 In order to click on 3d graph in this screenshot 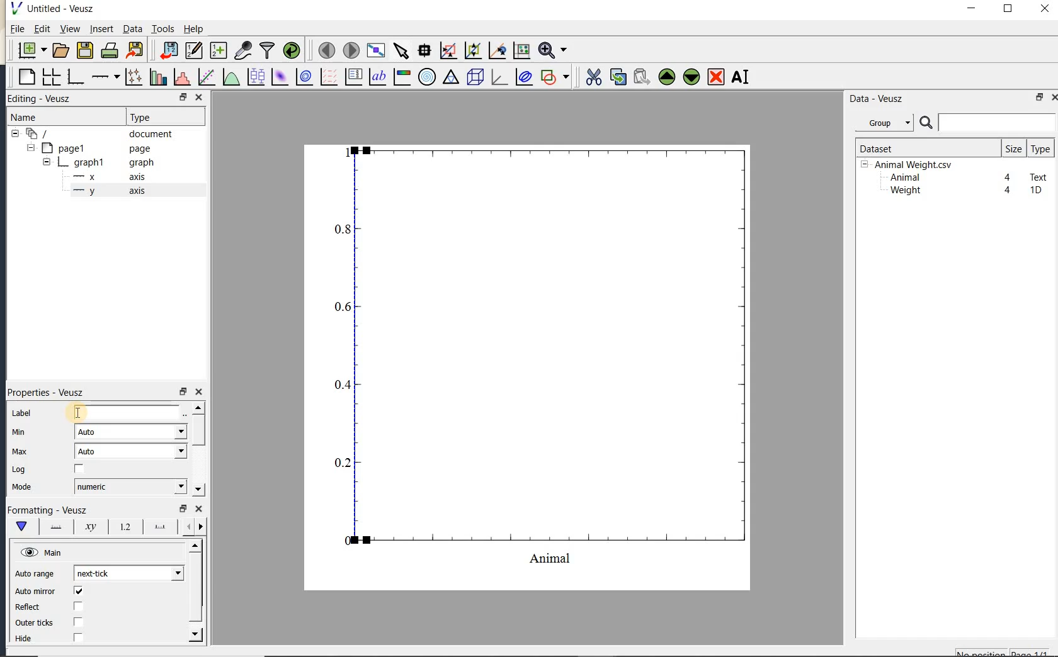, I will do `click(498, 77)`.